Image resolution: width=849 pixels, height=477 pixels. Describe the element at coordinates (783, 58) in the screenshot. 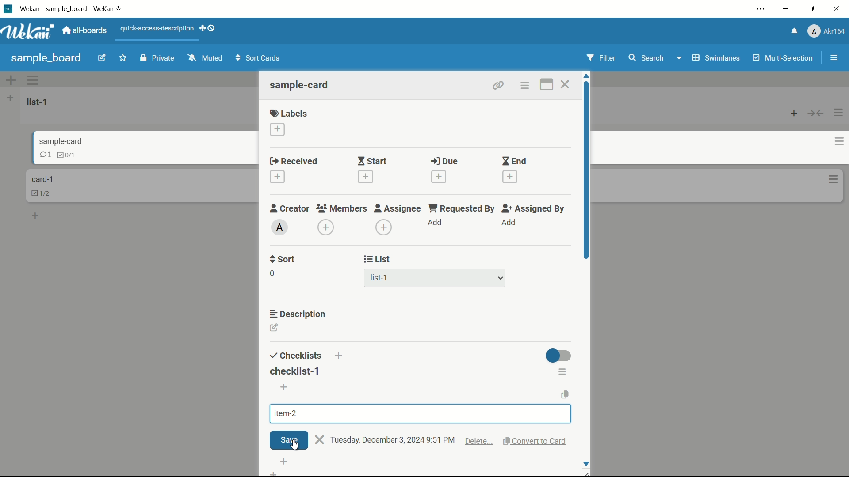

I see `multi-selection` at that location.